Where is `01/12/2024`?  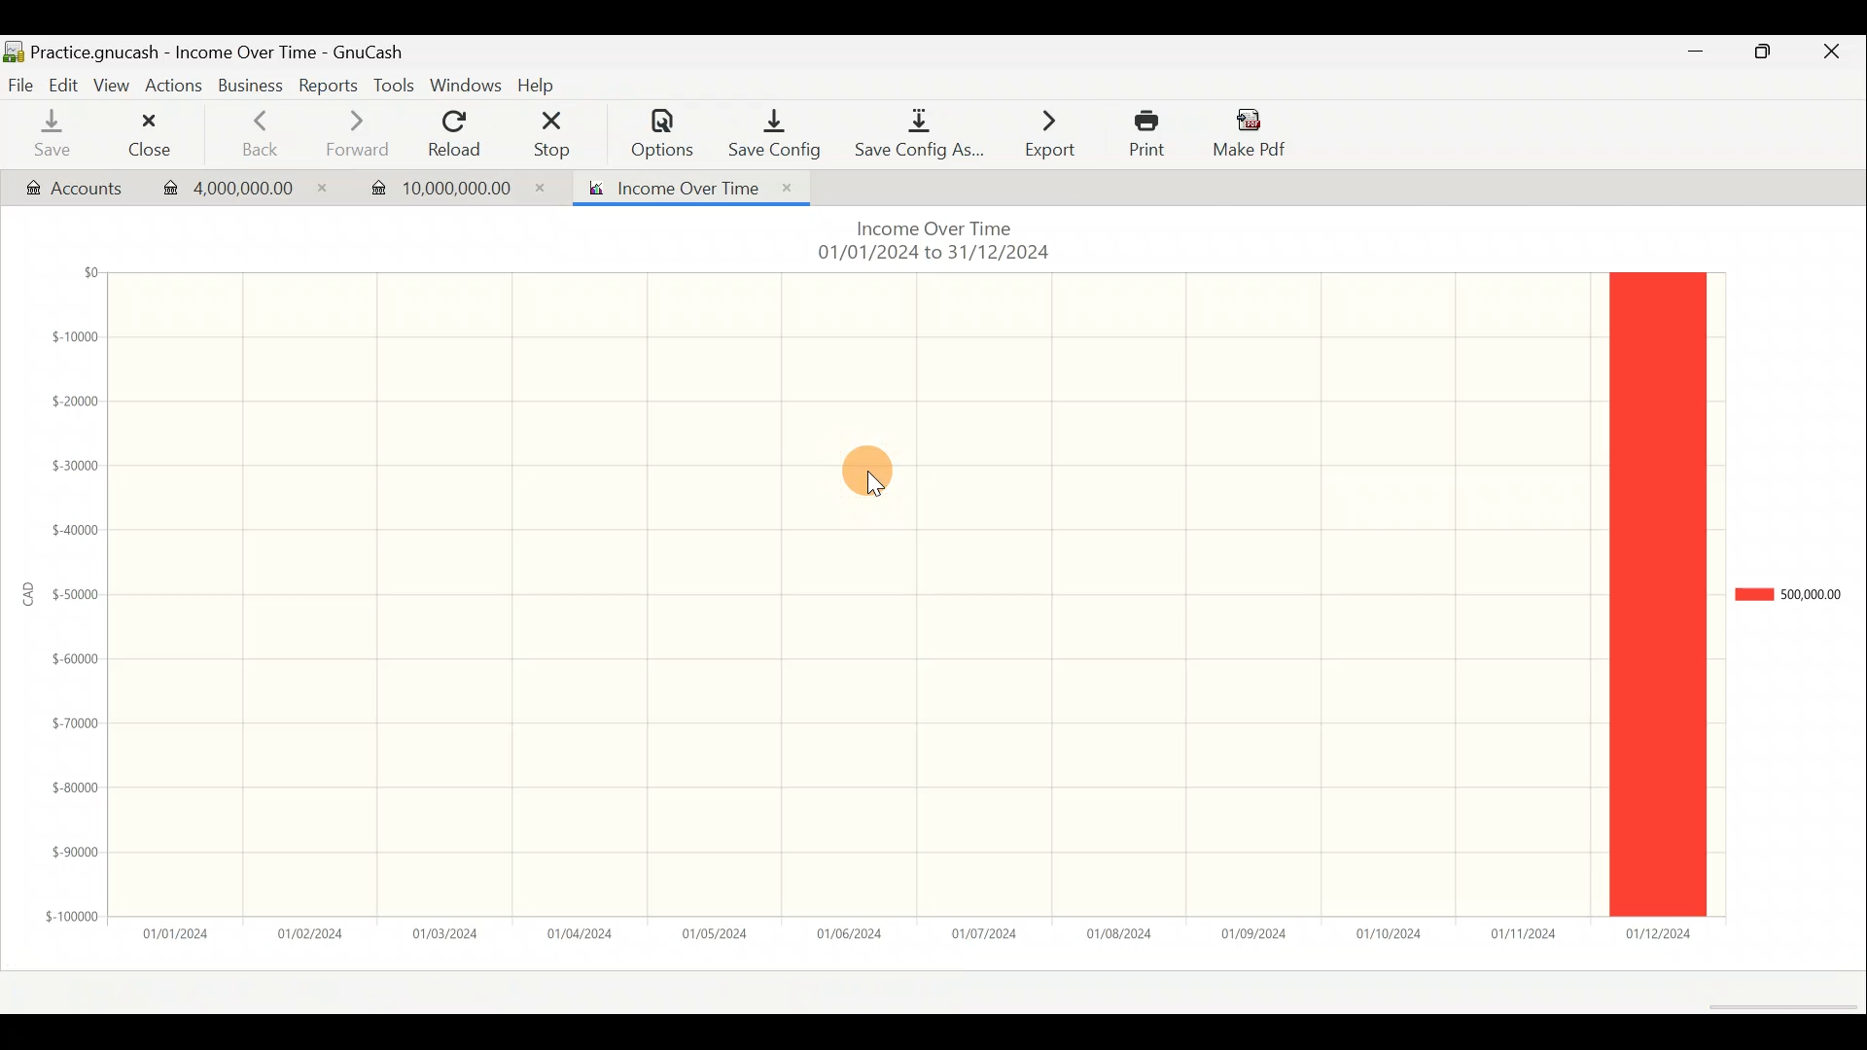
01/12/2024 is located at coordinates (1659, 932).